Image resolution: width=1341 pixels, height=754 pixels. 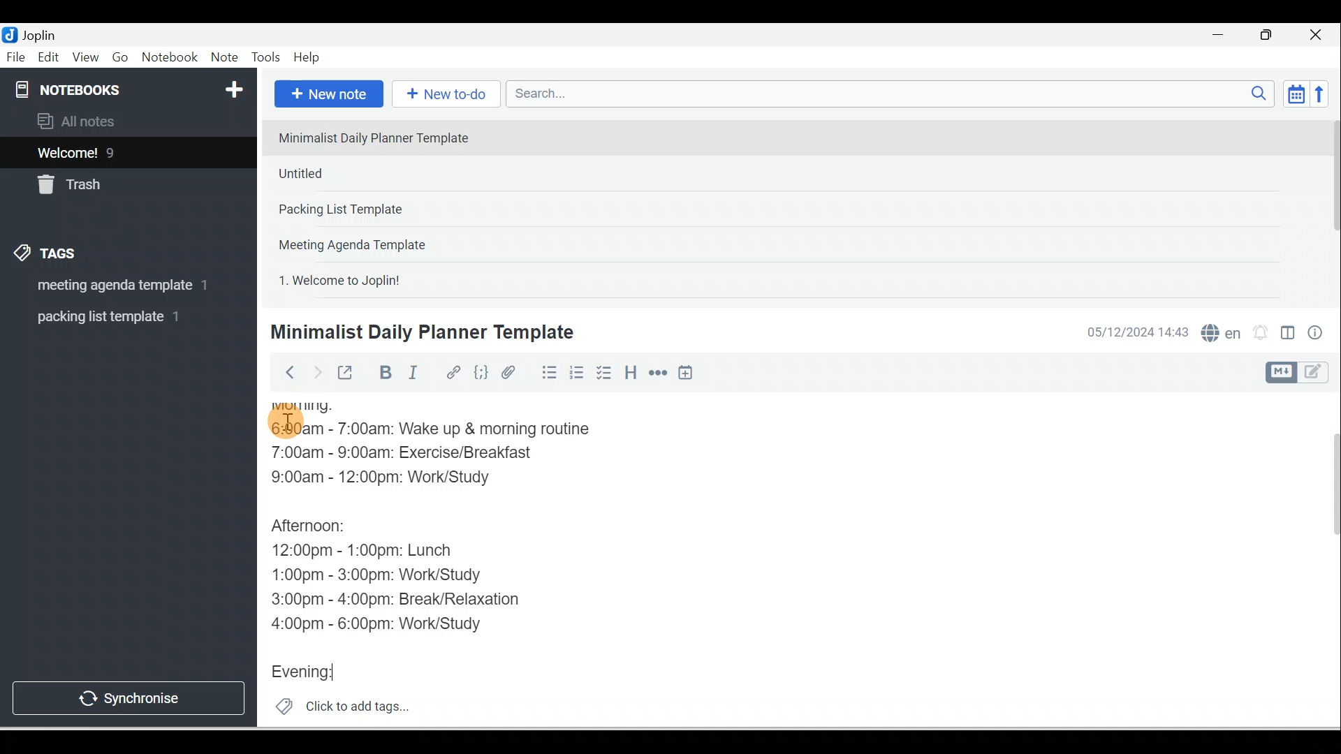 I want to click on Horizontal rule, so click(x=659, y=373).